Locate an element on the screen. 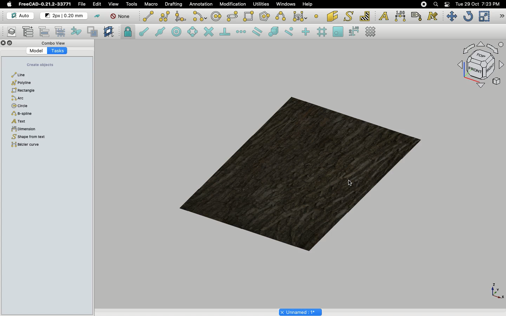  Refresh is located at coordinates (468, 16).